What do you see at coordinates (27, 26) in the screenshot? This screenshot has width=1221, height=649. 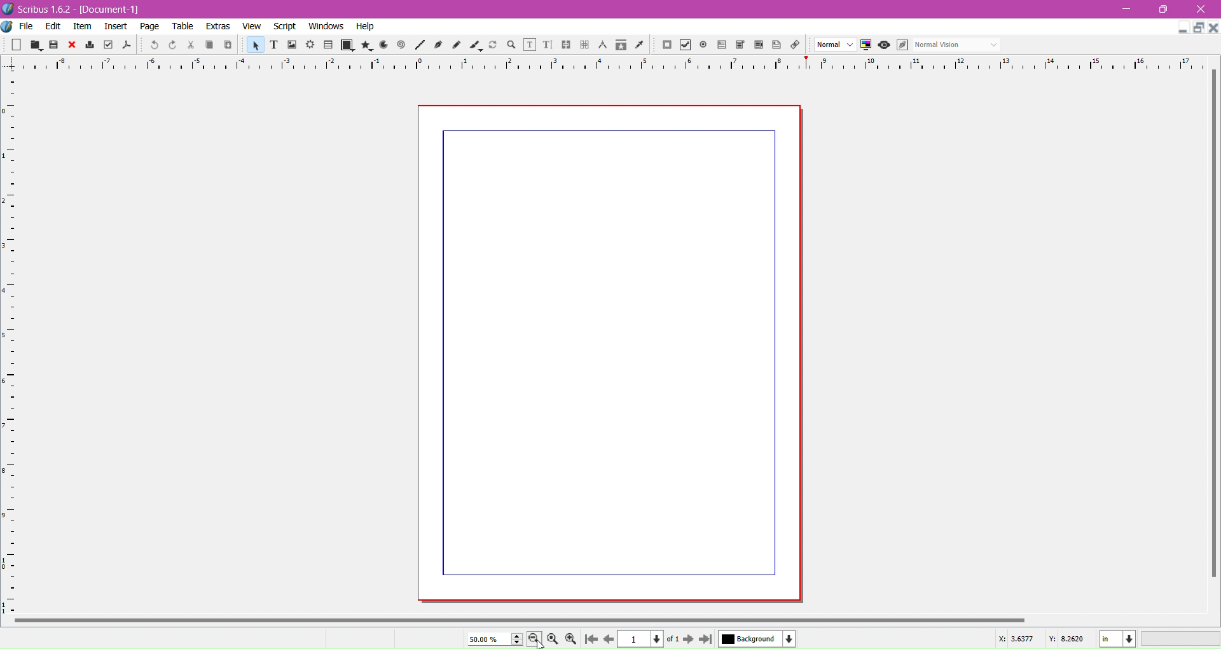 I see `File` at bounding box center [27, 26].